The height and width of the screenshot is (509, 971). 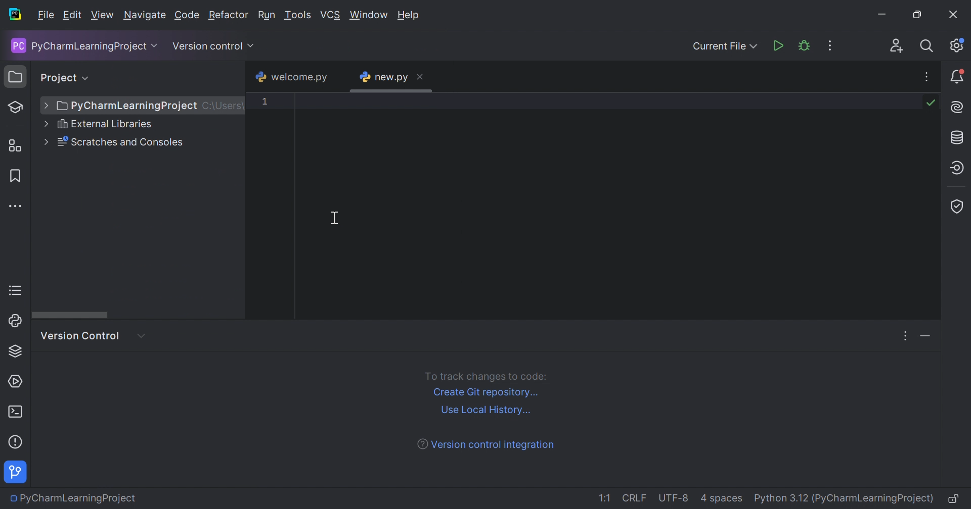 I want to click on Services, so click(x=20, y=380).